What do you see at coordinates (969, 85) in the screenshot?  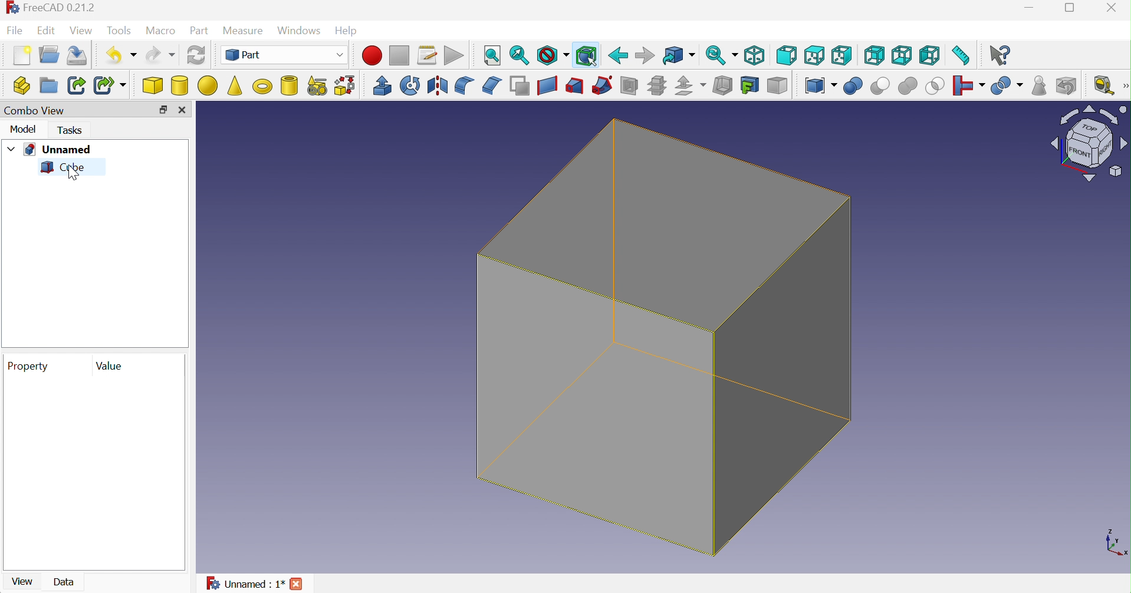 I see `Join objects` at bounding box center [969, 85].